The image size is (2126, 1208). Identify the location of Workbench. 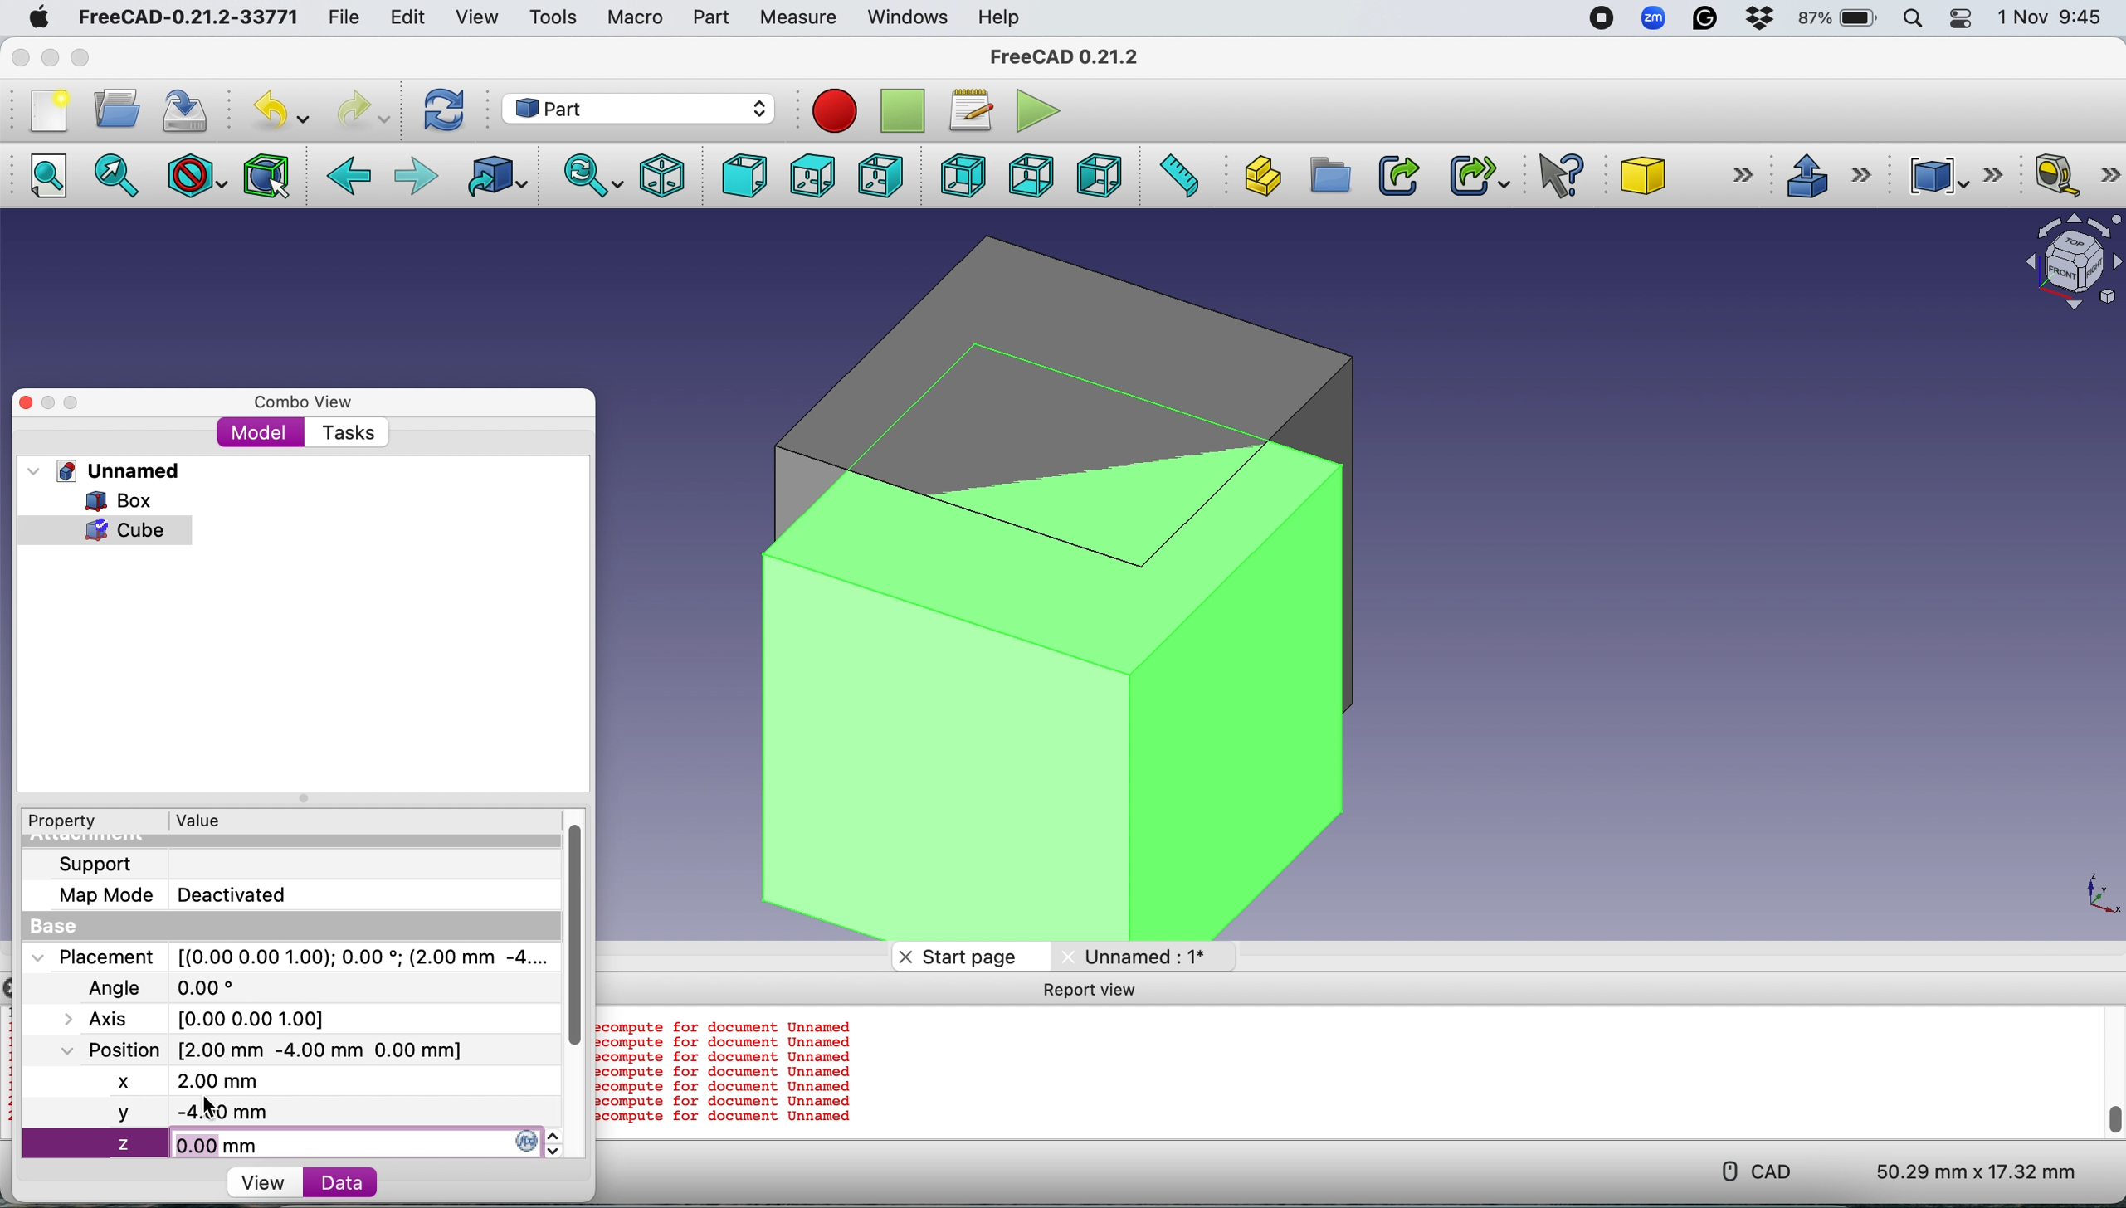
(637, 107).